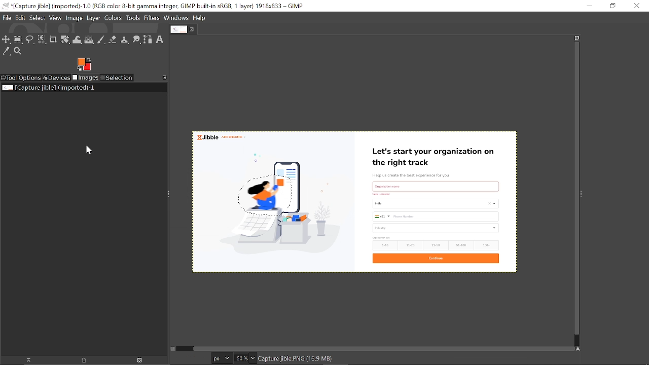 This screenshot has width=649, height=365. Describe the element at coordinates (137, 40) in the screenshot. I see `Smudge tool` at that location.